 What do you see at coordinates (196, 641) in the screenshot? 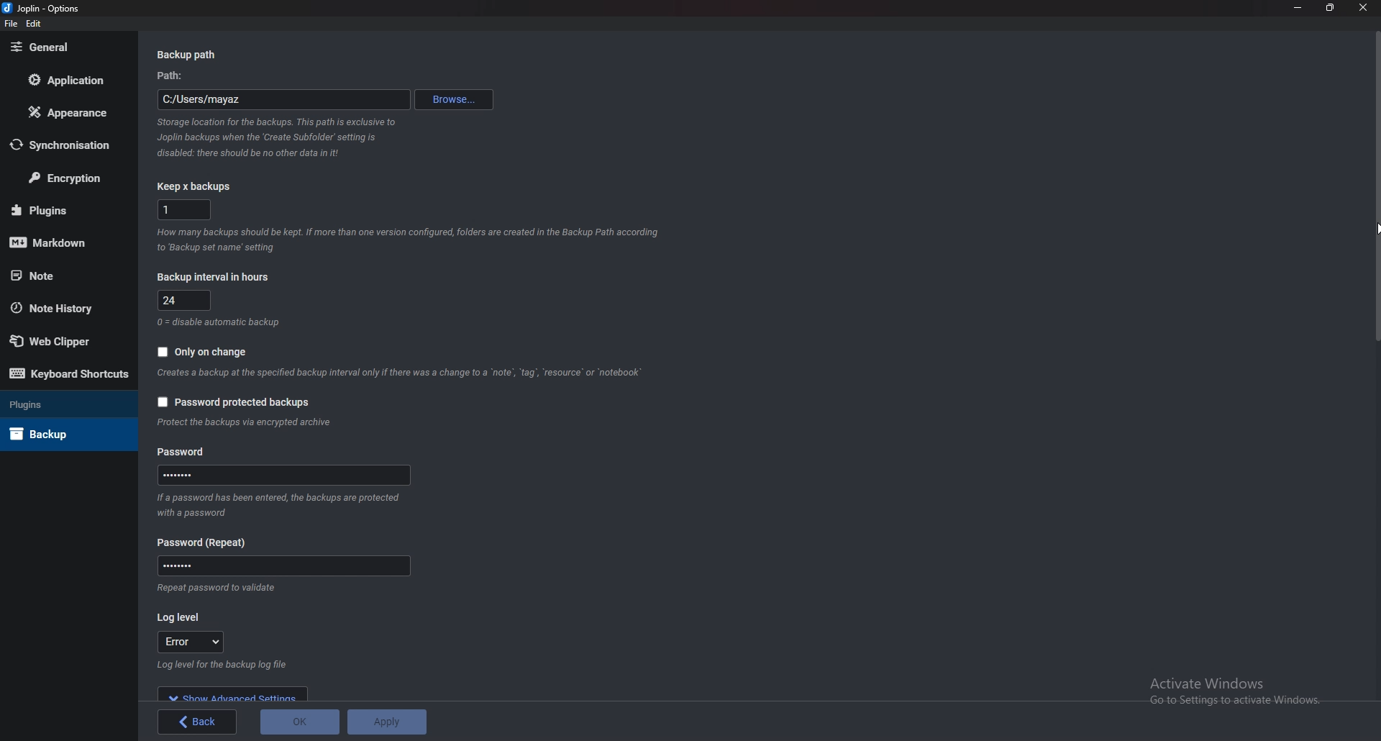
I see `error` at bounding box center [196, 641].